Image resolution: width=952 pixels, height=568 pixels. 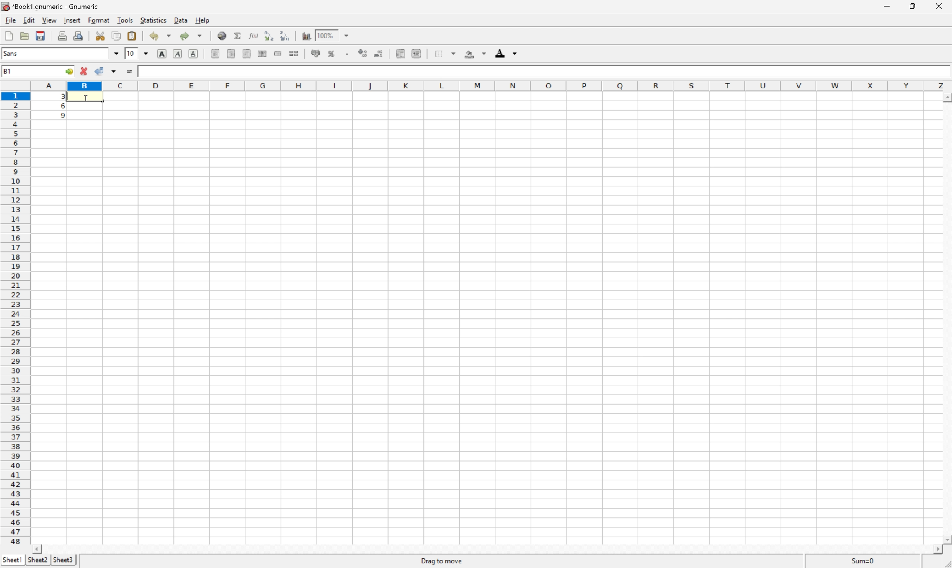 What do you see at coordinates (116, 54) in the screenshot?
I see `Drop Down` at bounding box center [116, 54].